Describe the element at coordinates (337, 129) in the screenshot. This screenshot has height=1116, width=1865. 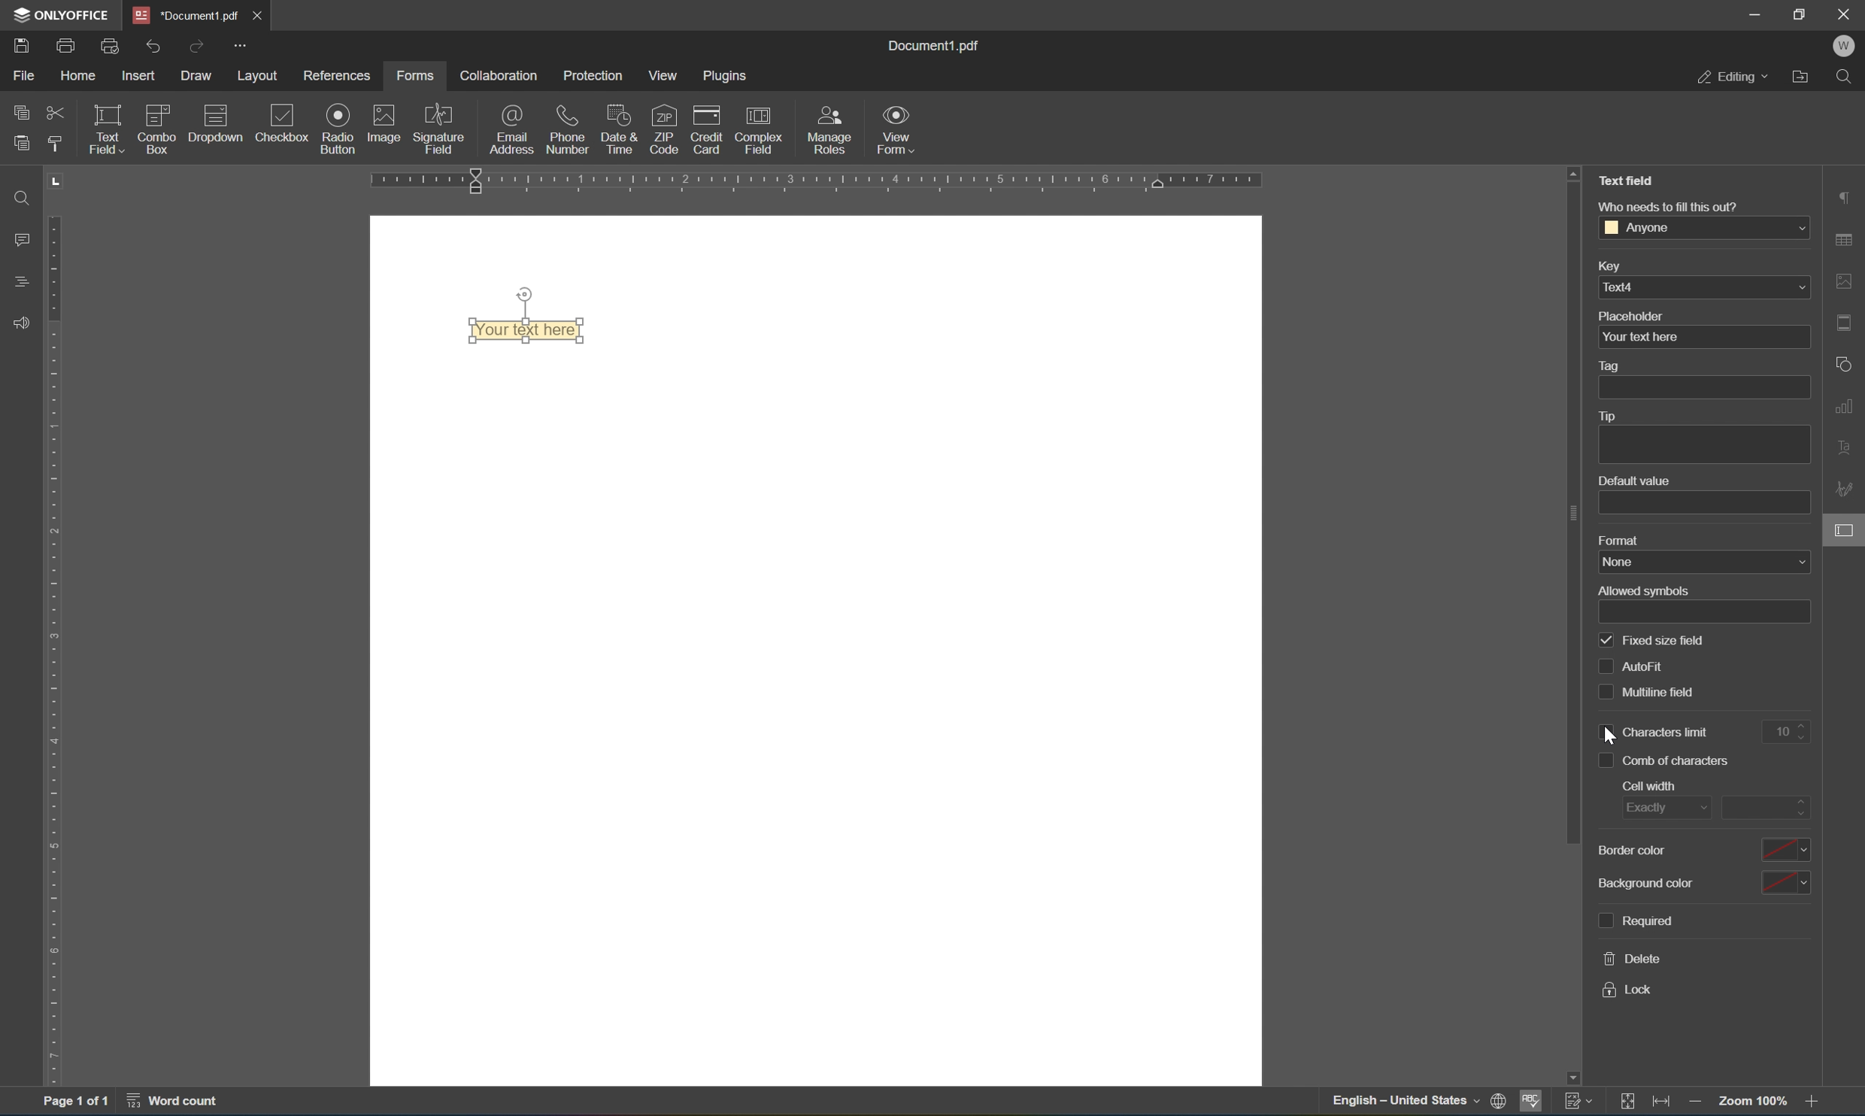
I see `` at that location.